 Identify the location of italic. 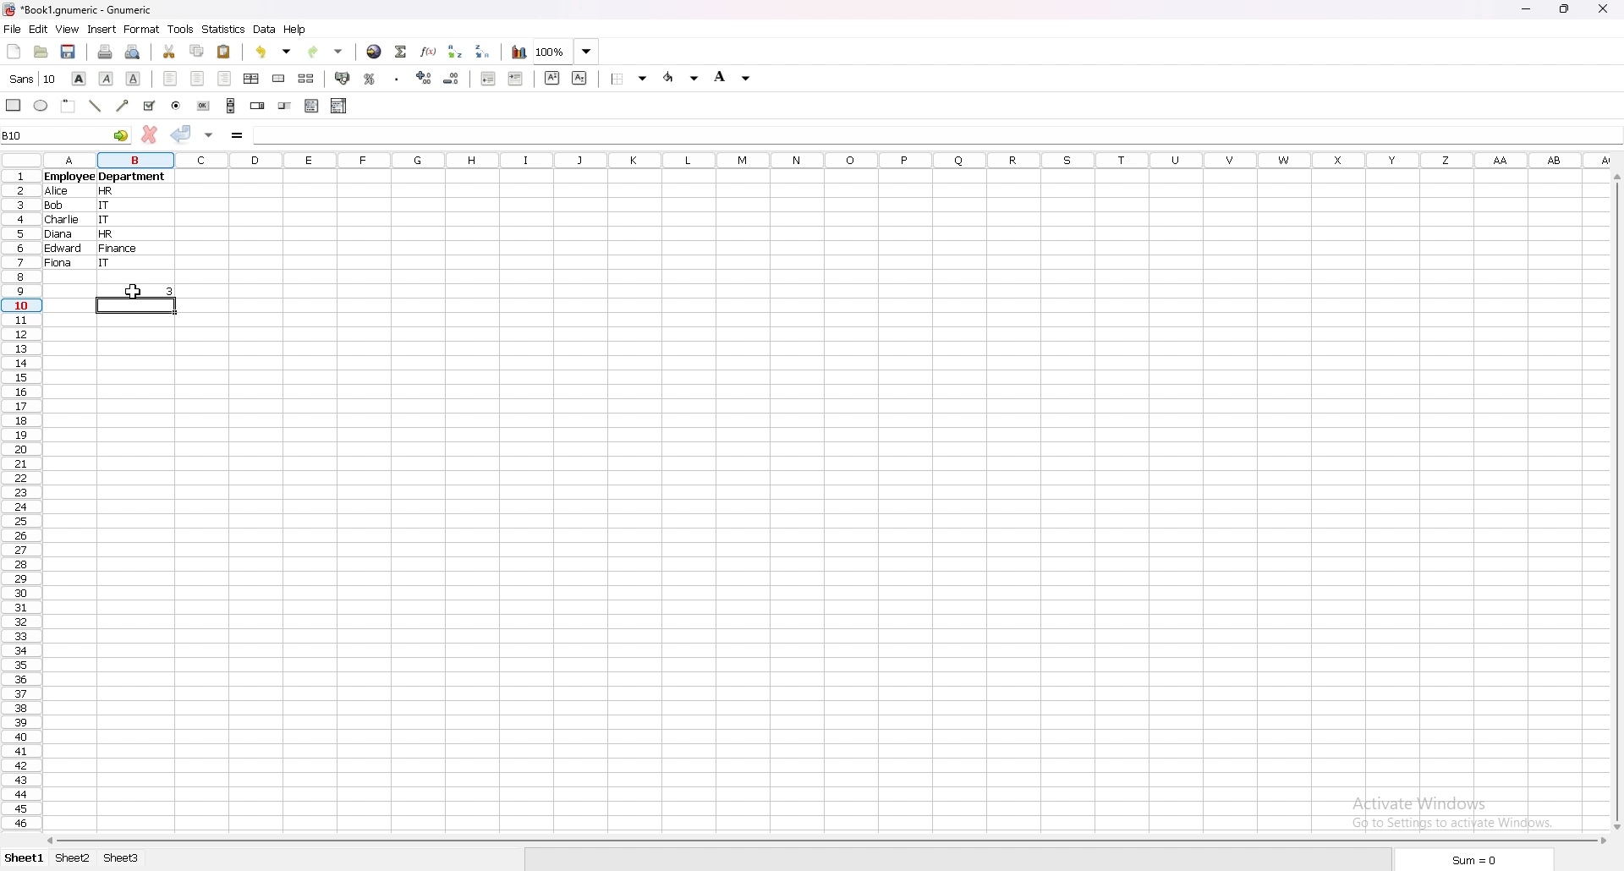
(107, 78).